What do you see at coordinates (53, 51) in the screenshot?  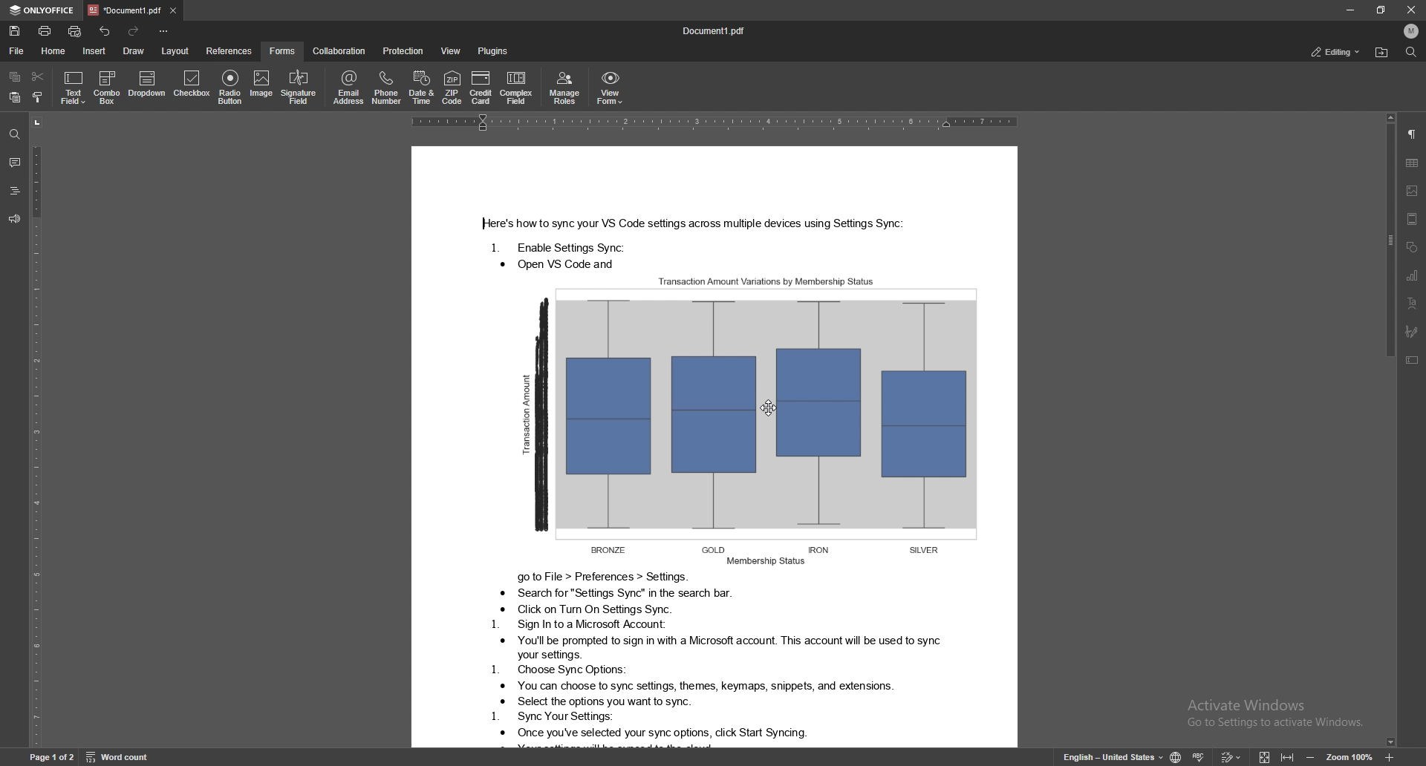 I see `home` at bounding box center [53, 51].